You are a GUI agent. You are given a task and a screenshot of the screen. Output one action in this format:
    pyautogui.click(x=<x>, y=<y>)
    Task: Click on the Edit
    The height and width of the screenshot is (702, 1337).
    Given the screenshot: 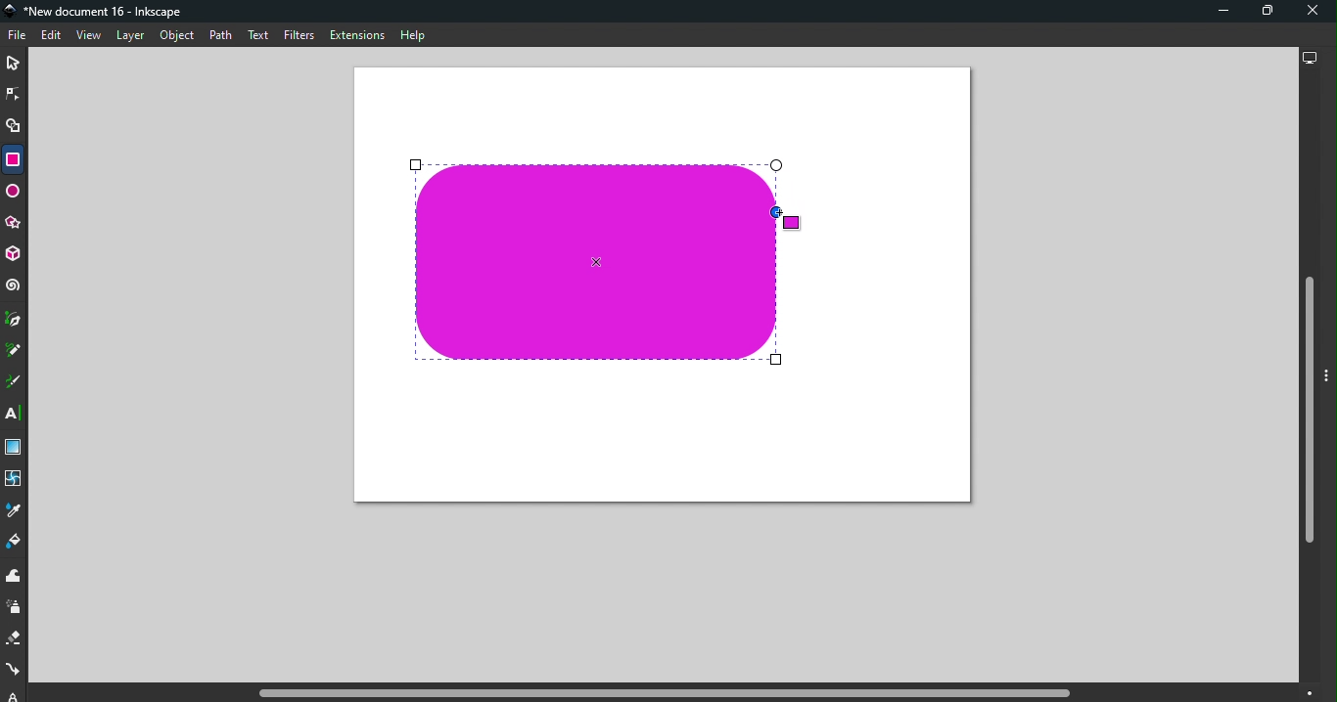 What is the action you would take?
    pyautogui.click(x=50, y=36)
    